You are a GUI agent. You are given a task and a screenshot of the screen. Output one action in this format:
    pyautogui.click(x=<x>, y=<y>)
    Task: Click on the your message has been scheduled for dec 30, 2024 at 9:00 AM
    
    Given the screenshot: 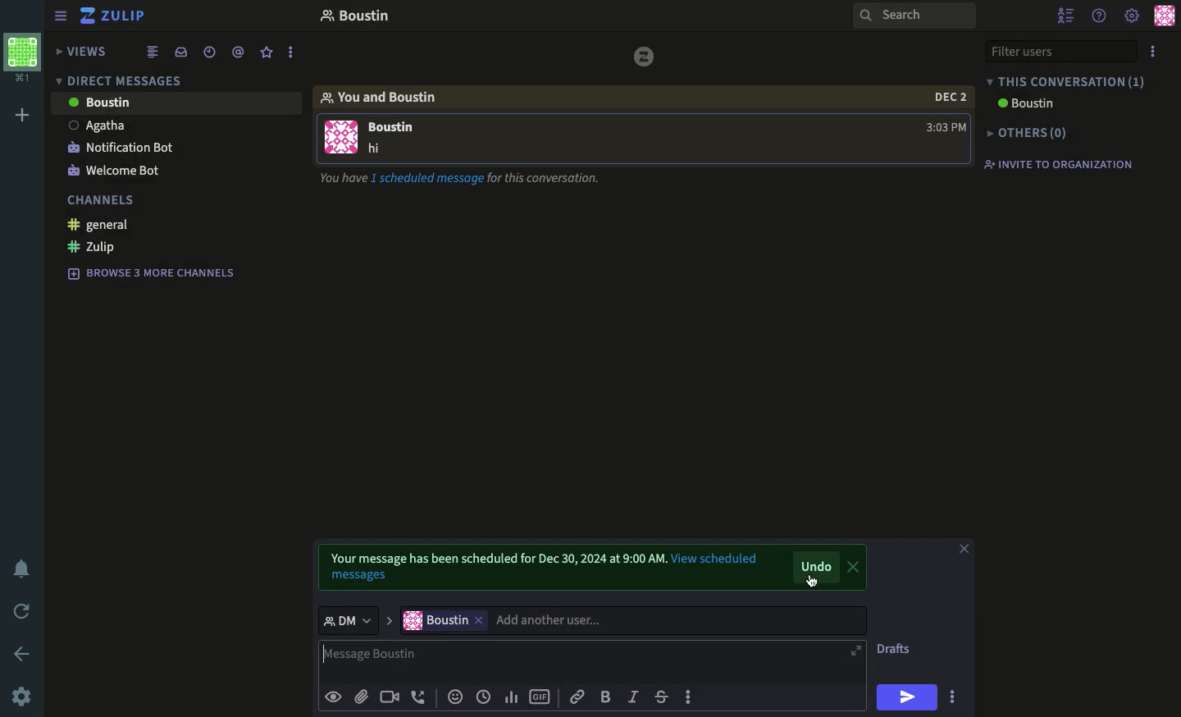 What is the action you would take?
    pyautogui.click(x=492, y=557)
    